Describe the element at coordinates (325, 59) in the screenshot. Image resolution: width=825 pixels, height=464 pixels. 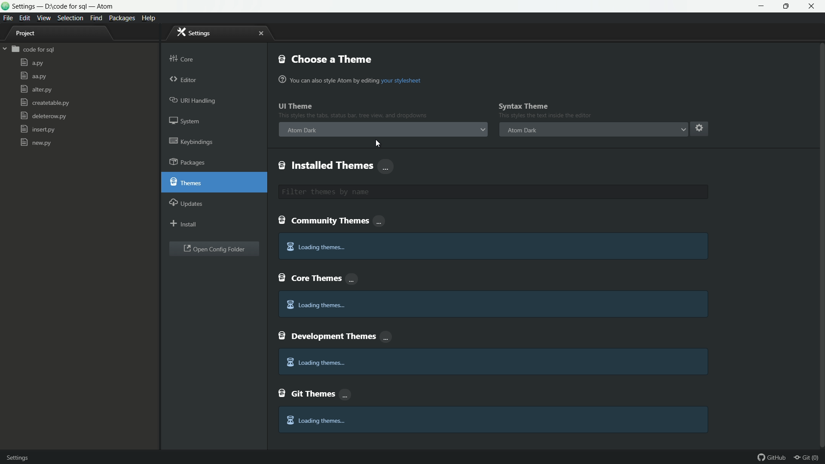
I see `choose a theme` at that location.